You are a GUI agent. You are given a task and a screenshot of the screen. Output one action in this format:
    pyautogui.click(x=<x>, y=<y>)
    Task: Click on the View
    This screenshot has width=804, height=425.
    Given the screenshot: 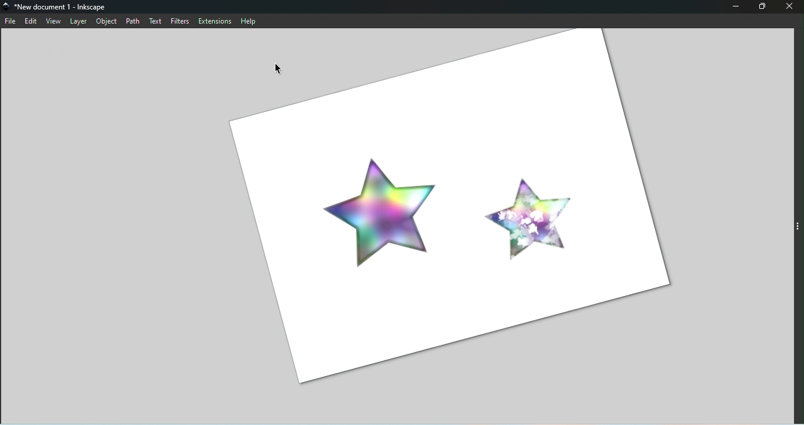 What is the action you would take?
    pyautogui.click(x=54, y=21)
    